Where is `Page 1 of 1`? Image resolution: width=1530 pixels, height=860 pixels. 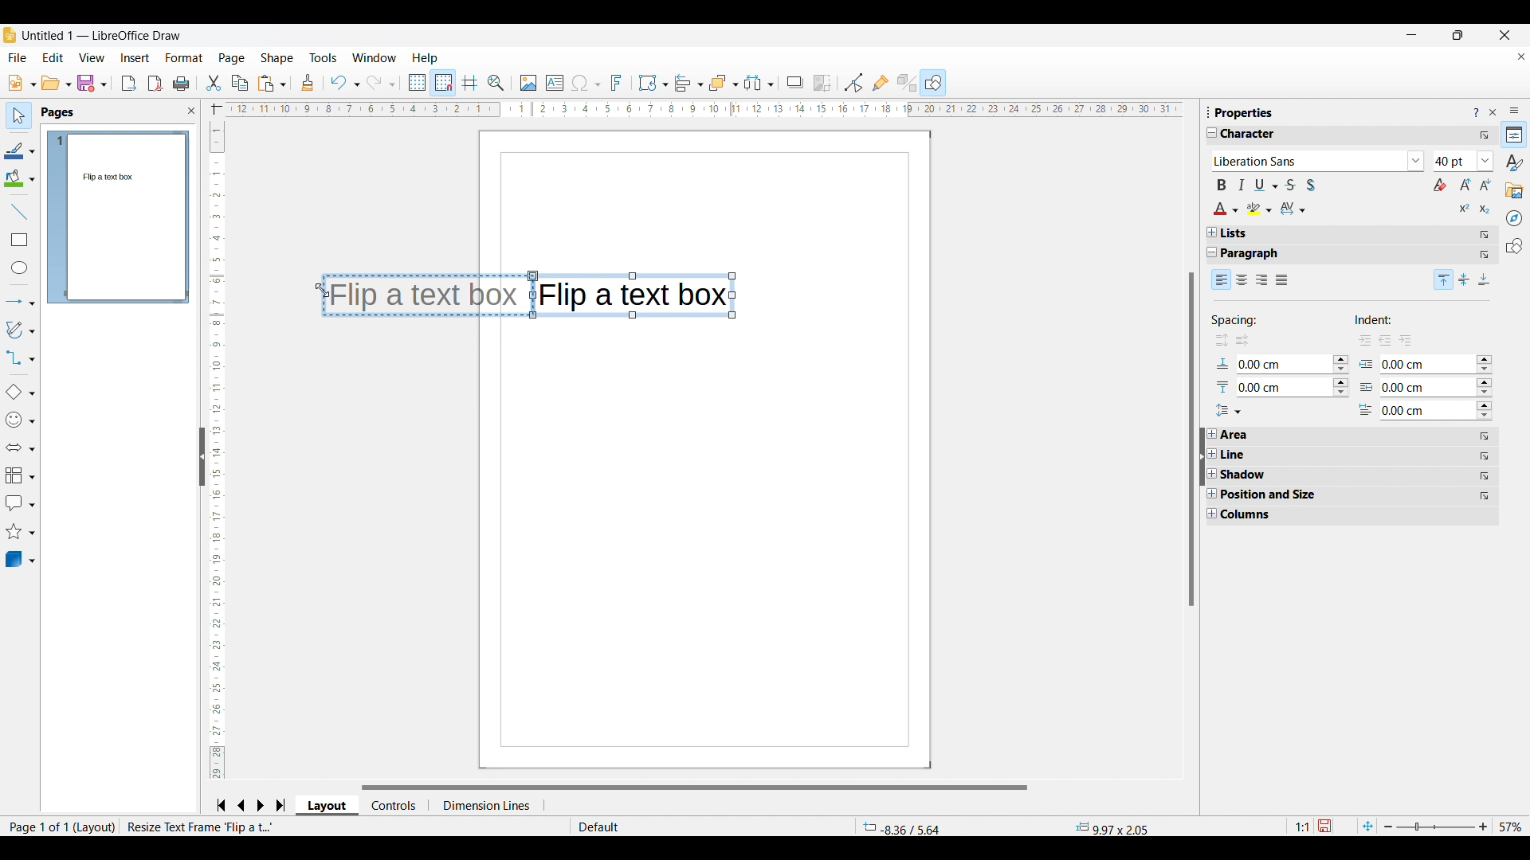
Page 1 of 1 is located at coordinates (35, 827).